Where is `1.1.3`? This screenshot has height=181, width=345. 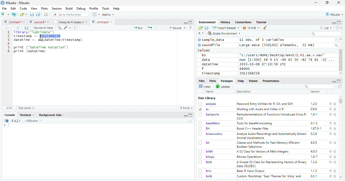
1.1.3 is located at coordinates (314, 171).